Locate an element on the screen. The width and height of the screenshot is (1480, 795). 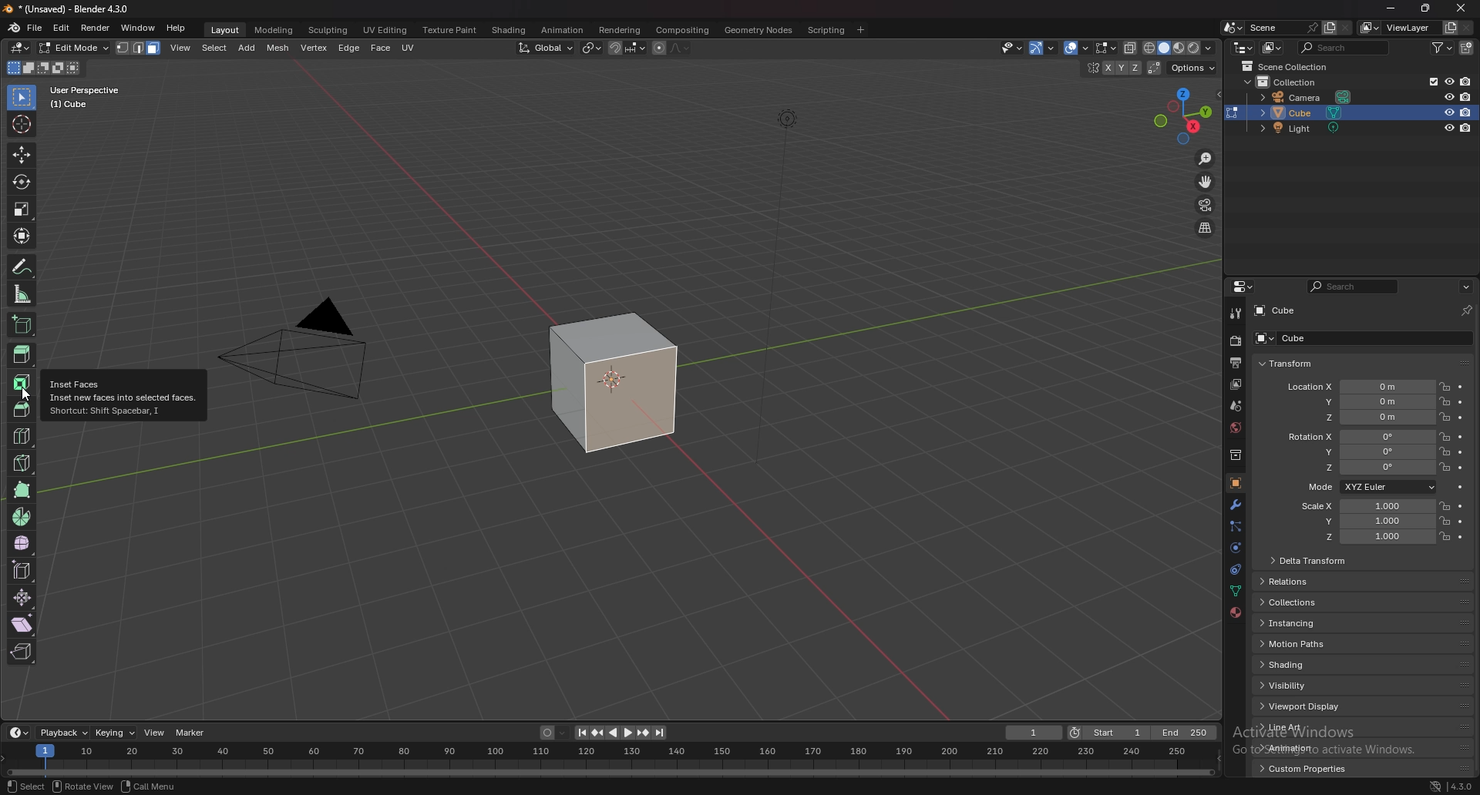
zoom is located at coordinates (1206, 159).